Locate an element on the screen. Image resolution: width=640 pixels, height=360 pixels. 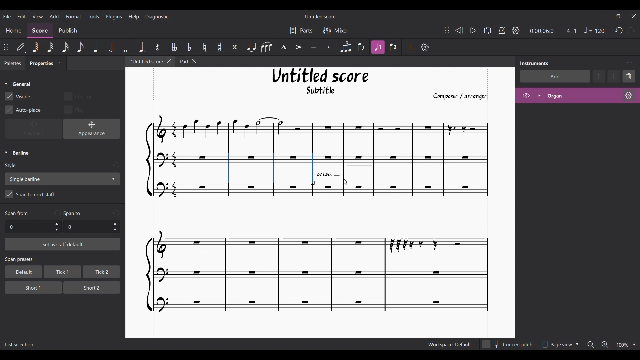
tick 2 is located at coordinates (101, 272).